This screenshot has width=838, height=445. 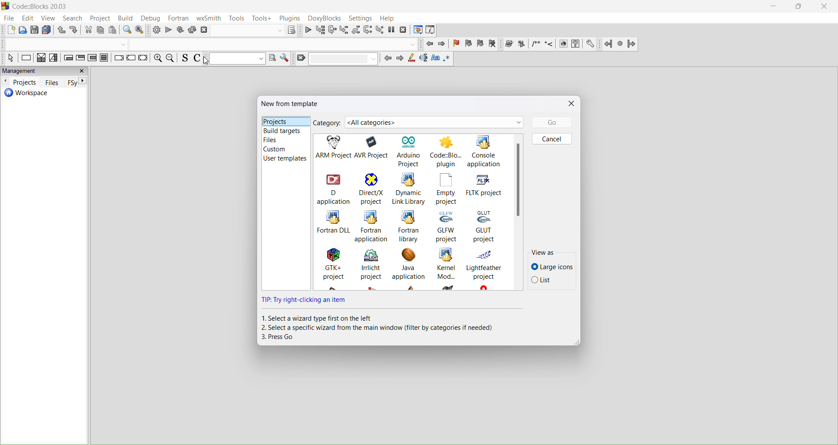 I want to click on console applications, so click(x=490, y=151).